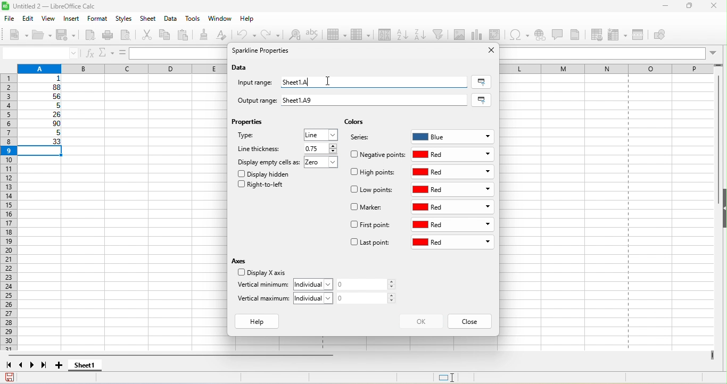 This screenshot has width=727, height=384. Describe the element at coordinates (90, 54) in the screenshot. I see `function wizard` at that location.